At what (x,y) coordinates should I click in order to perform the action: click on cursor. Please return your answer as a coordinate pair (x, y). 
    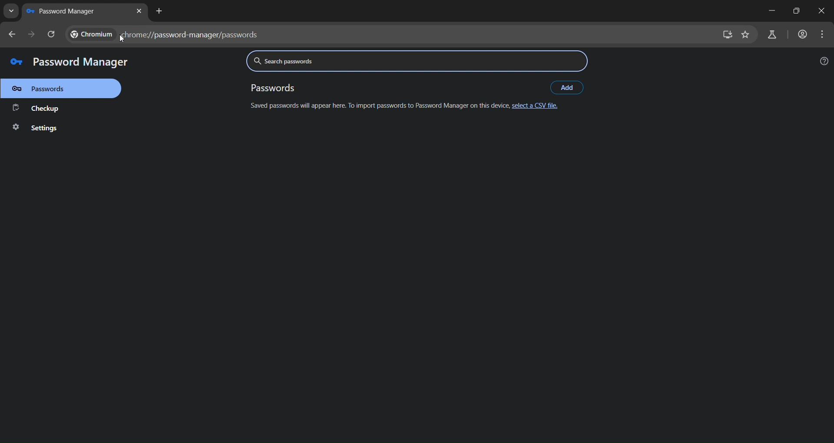
    Looking at the image, I should click on (119, 36).